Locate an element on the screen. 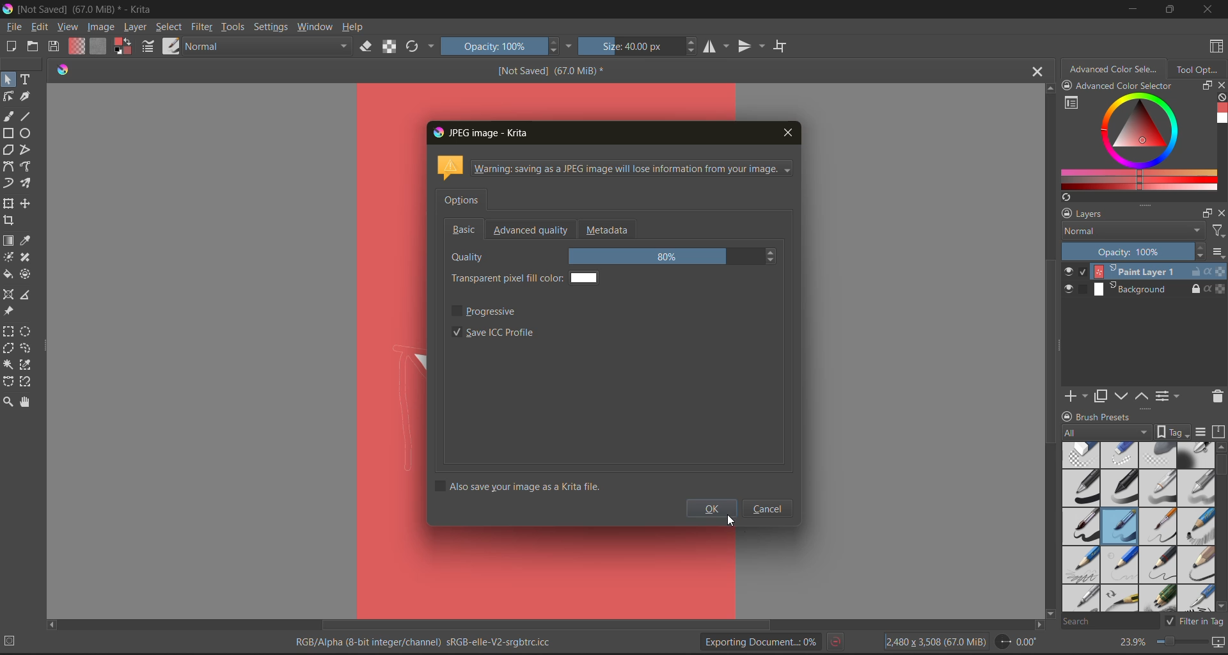 The image size is (1228, 655). normal is located at coordinates (1134, 235).